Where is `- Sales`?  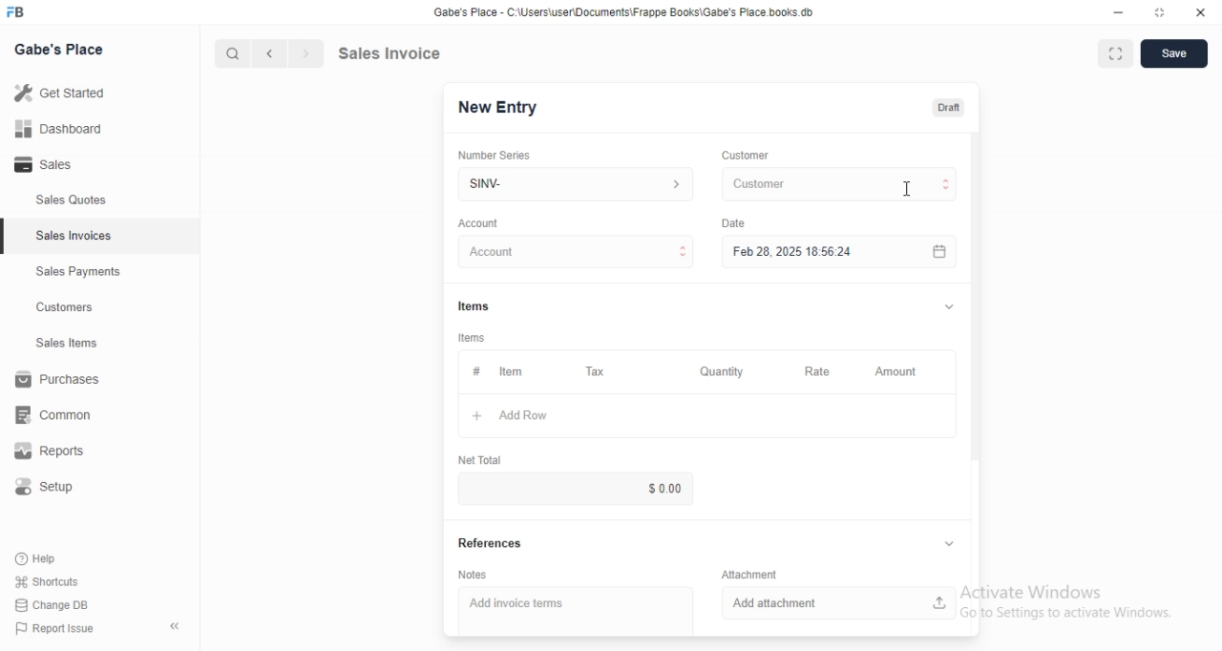 - Sales is located at coordinates (61, 167).